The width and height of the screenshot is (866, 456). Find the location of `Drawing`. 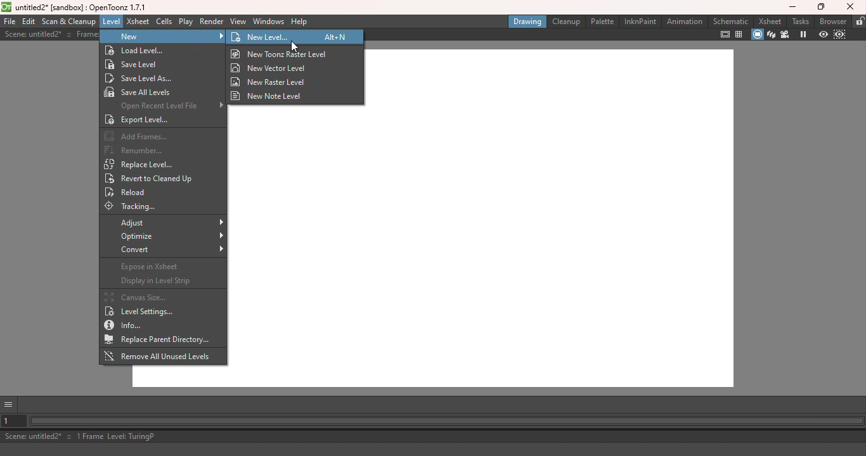

Drawing is located at coordinates (527, 22).